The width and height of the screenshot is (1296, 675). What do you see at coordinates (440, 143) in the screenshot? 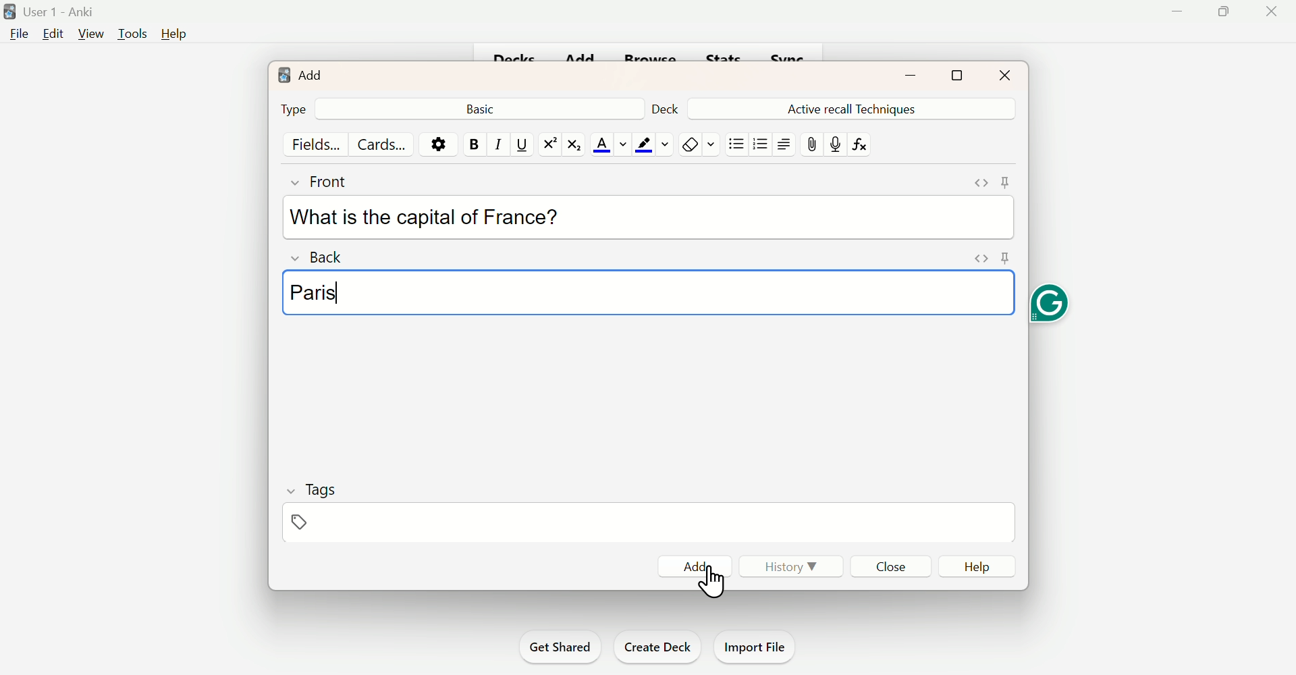
I see `Options` at bounding box center [440, 143].